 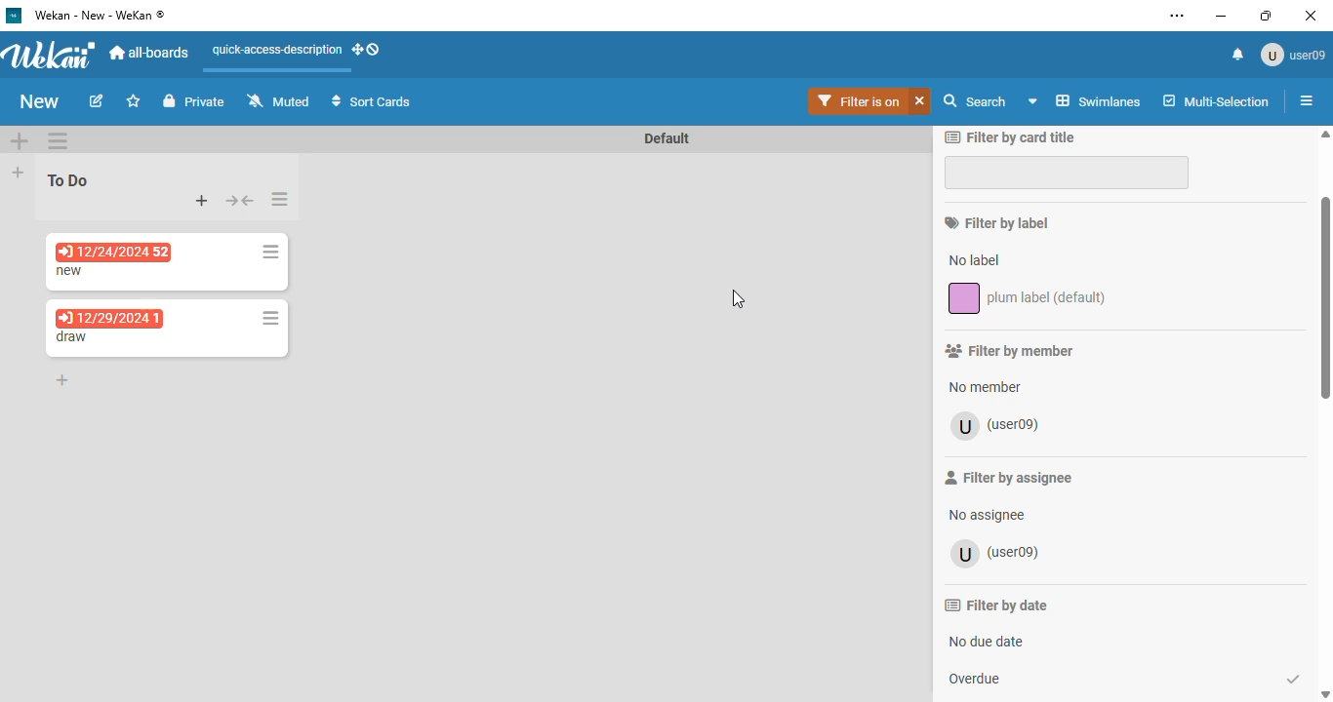 What do you see at coordinates (1306, 100) in the screenshot?
I see `open sidebar or close sidebar` at bounding box center [1306, 100].